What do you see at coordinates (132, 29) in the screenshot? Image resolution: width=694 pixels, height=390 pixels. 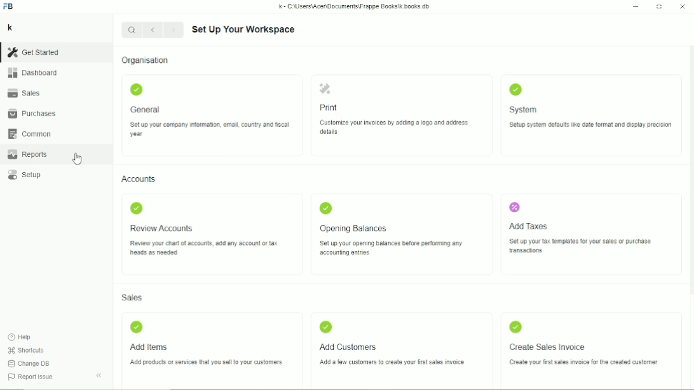 I see `Search` at bounding box center [132, 29].